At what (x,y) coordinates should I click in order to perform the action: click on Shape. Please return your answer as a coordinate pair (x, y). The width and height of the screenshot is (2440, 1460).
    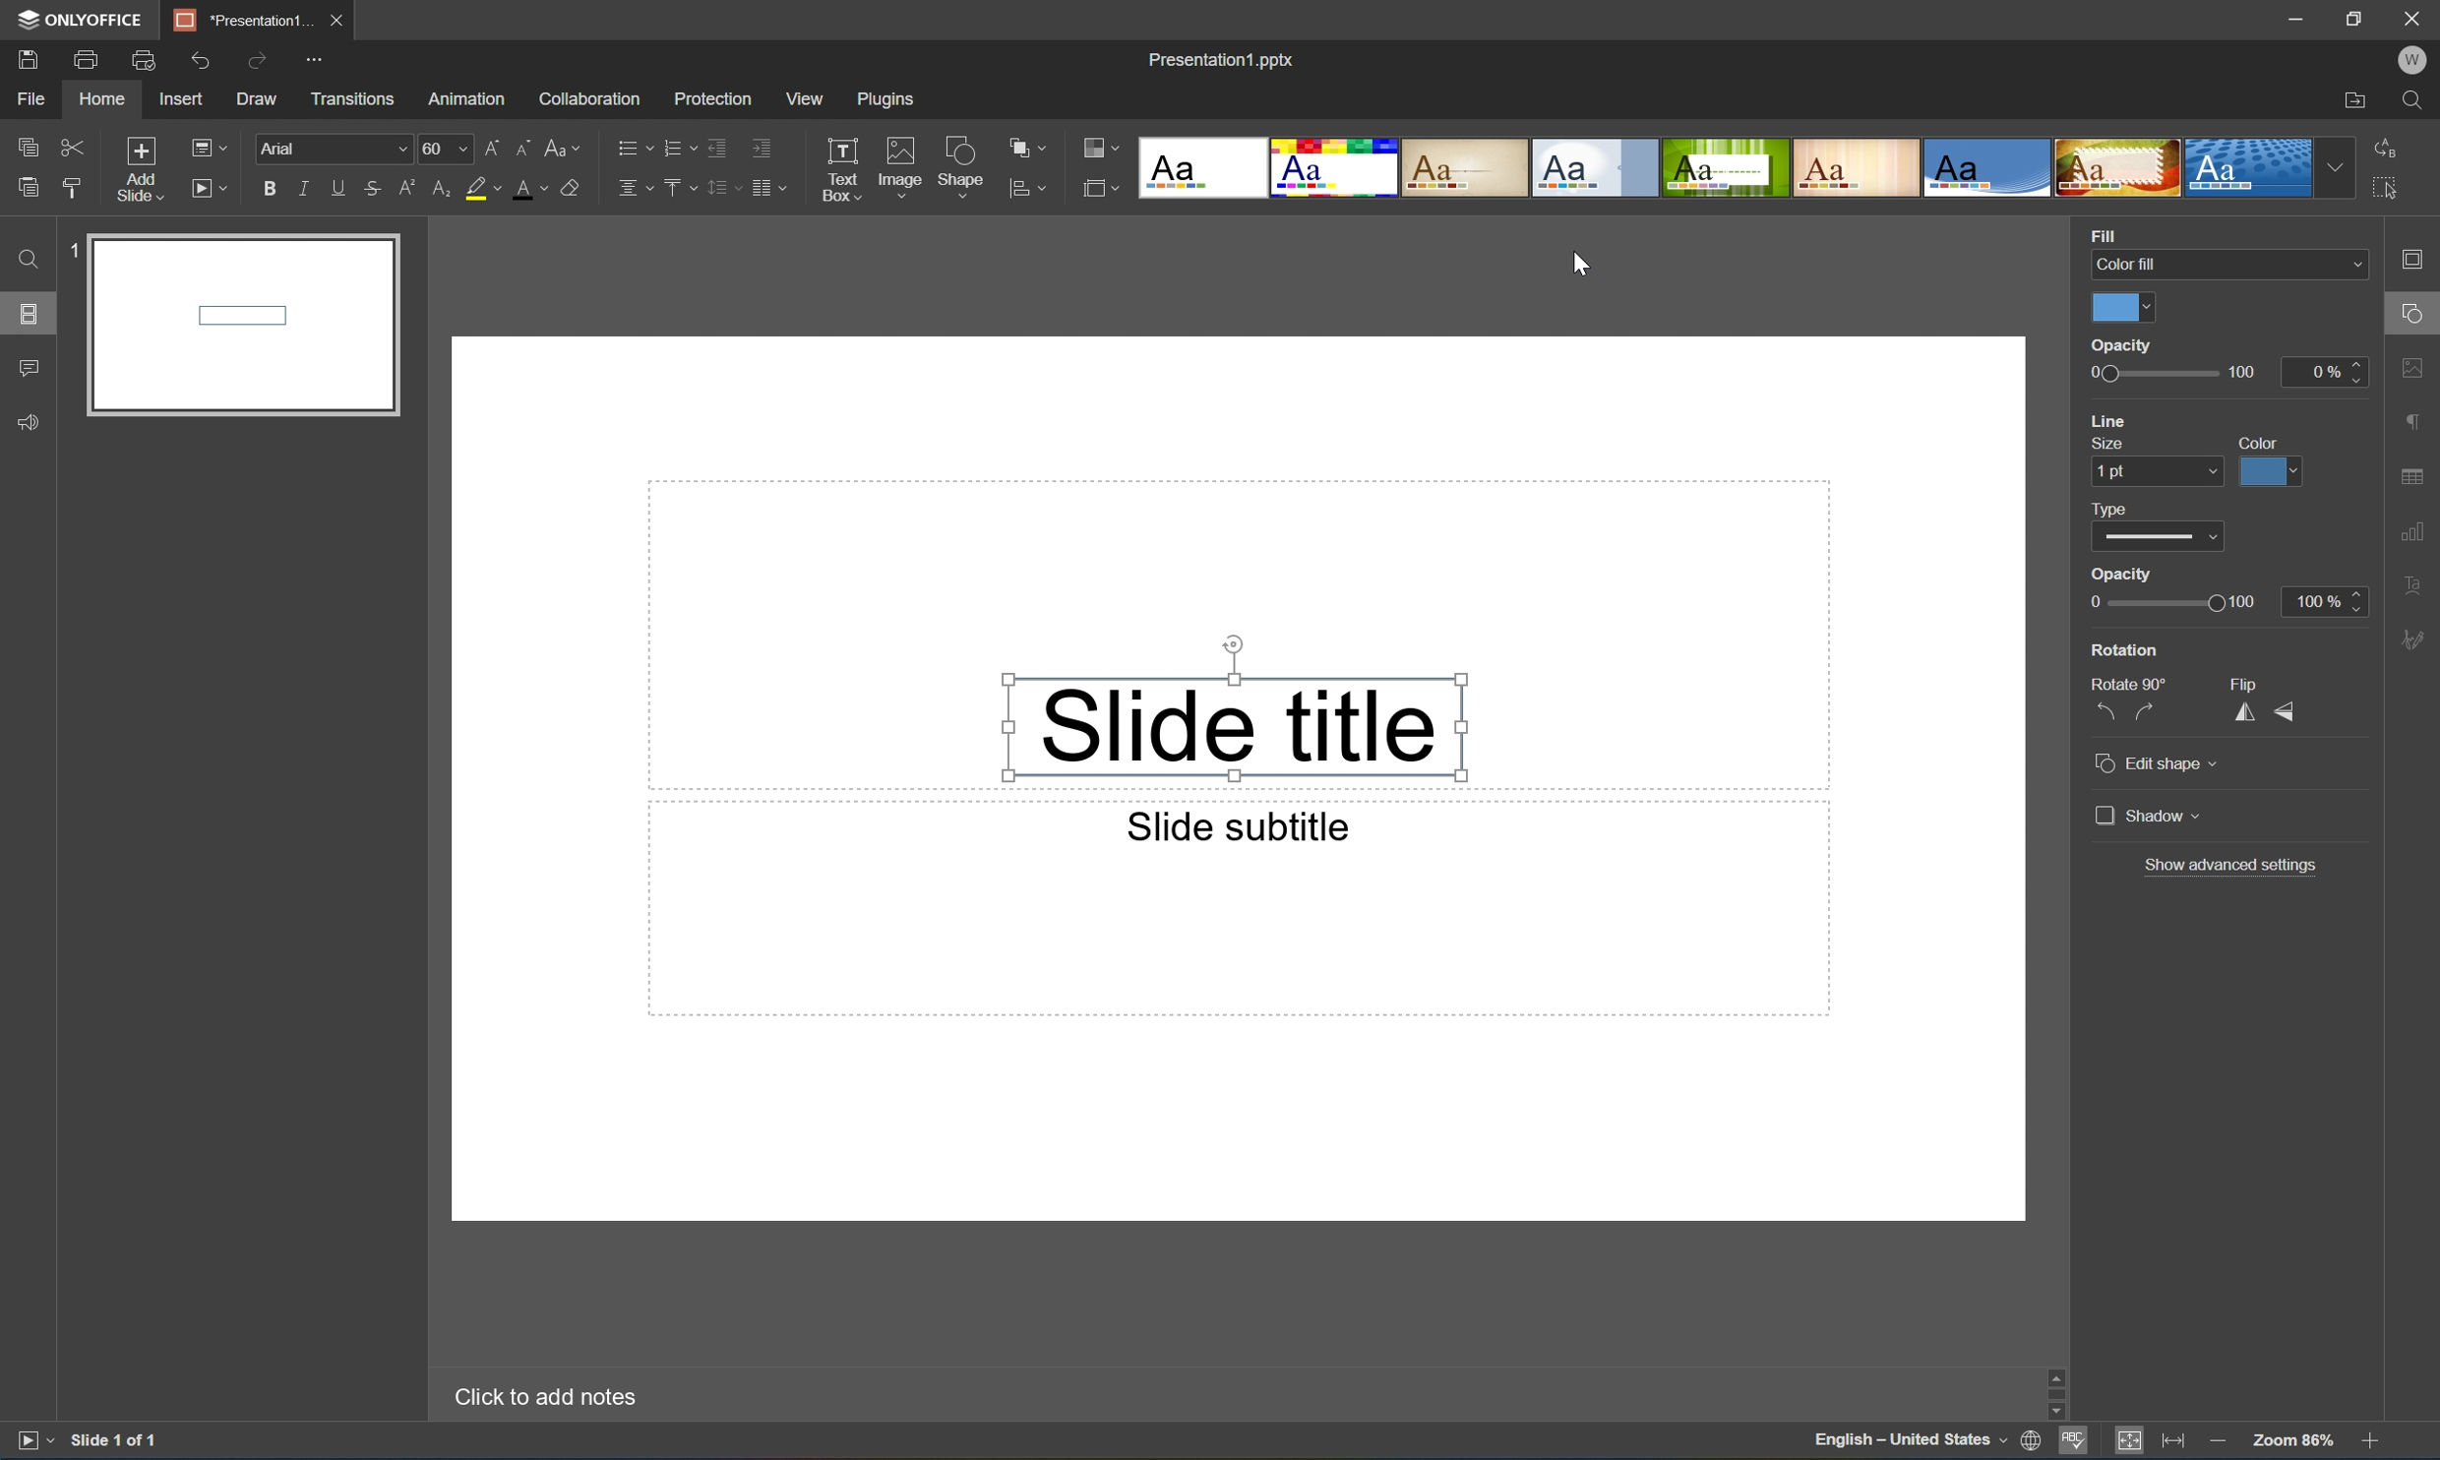
    Looking at the image, I should click on (958, 169).